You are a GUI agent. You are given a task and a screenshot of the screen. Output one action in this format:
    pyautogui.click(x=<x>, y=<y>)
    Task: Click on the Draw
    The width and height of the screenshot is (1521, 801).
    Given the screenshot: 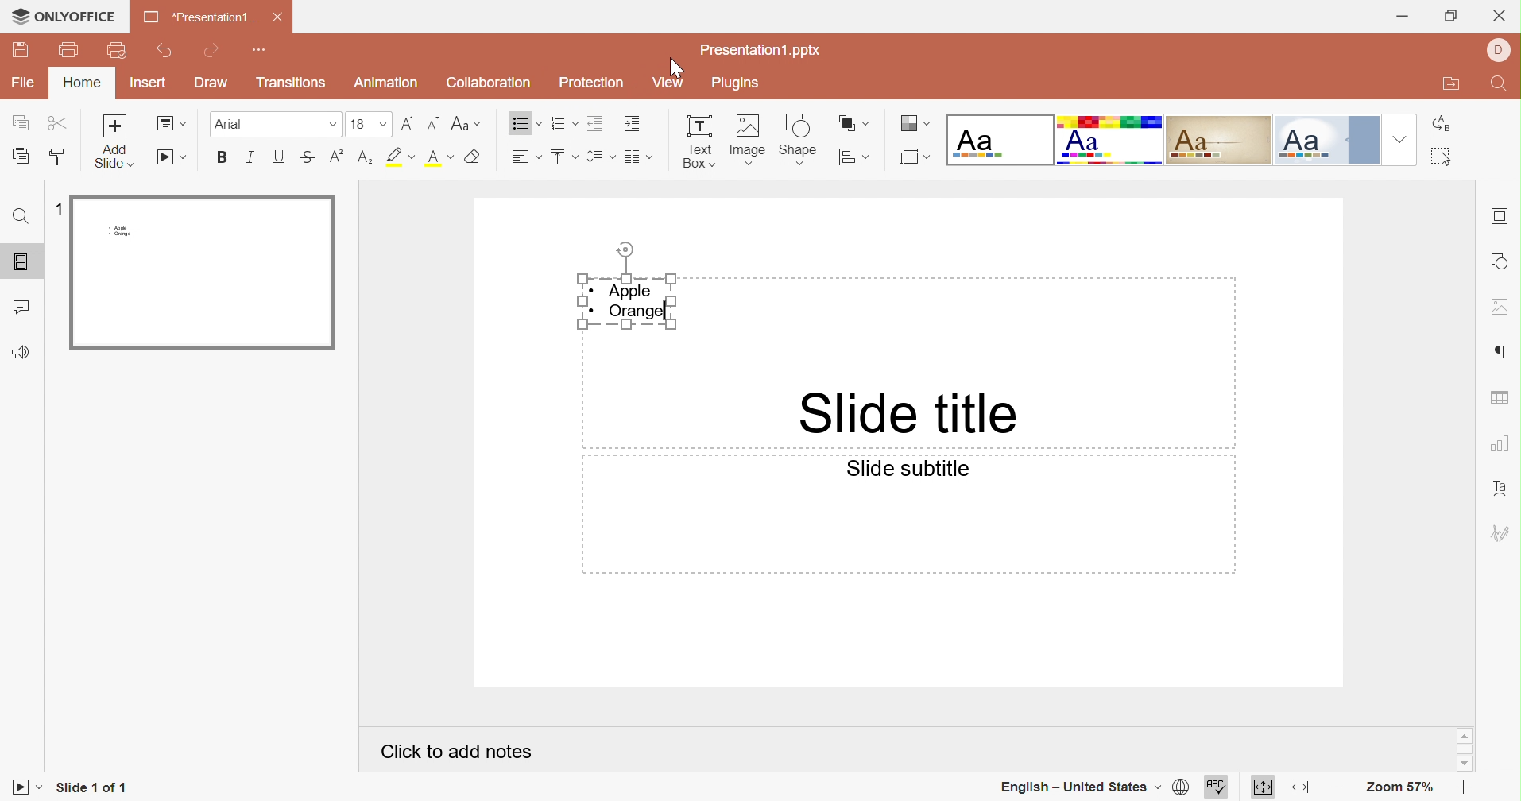 What is the action you would take?
    pyautogui.click(x=214, y=83)
    